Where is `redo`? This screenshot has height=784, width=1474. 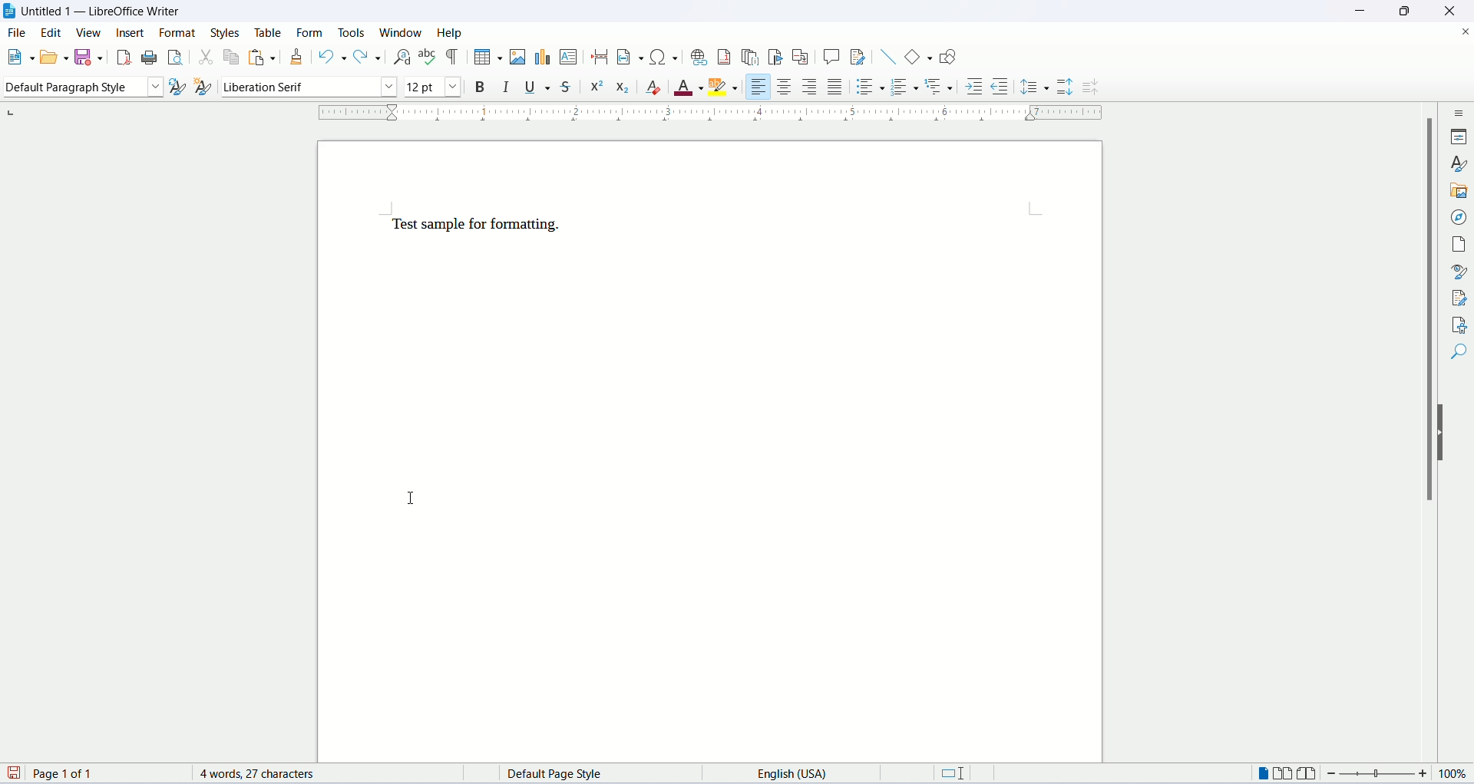 redo is located at coordinates (367, 58).